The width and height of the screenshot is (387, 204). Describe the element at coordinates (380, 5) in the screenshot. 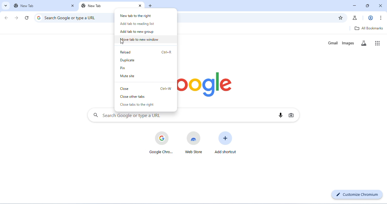

I see `close` at that location.